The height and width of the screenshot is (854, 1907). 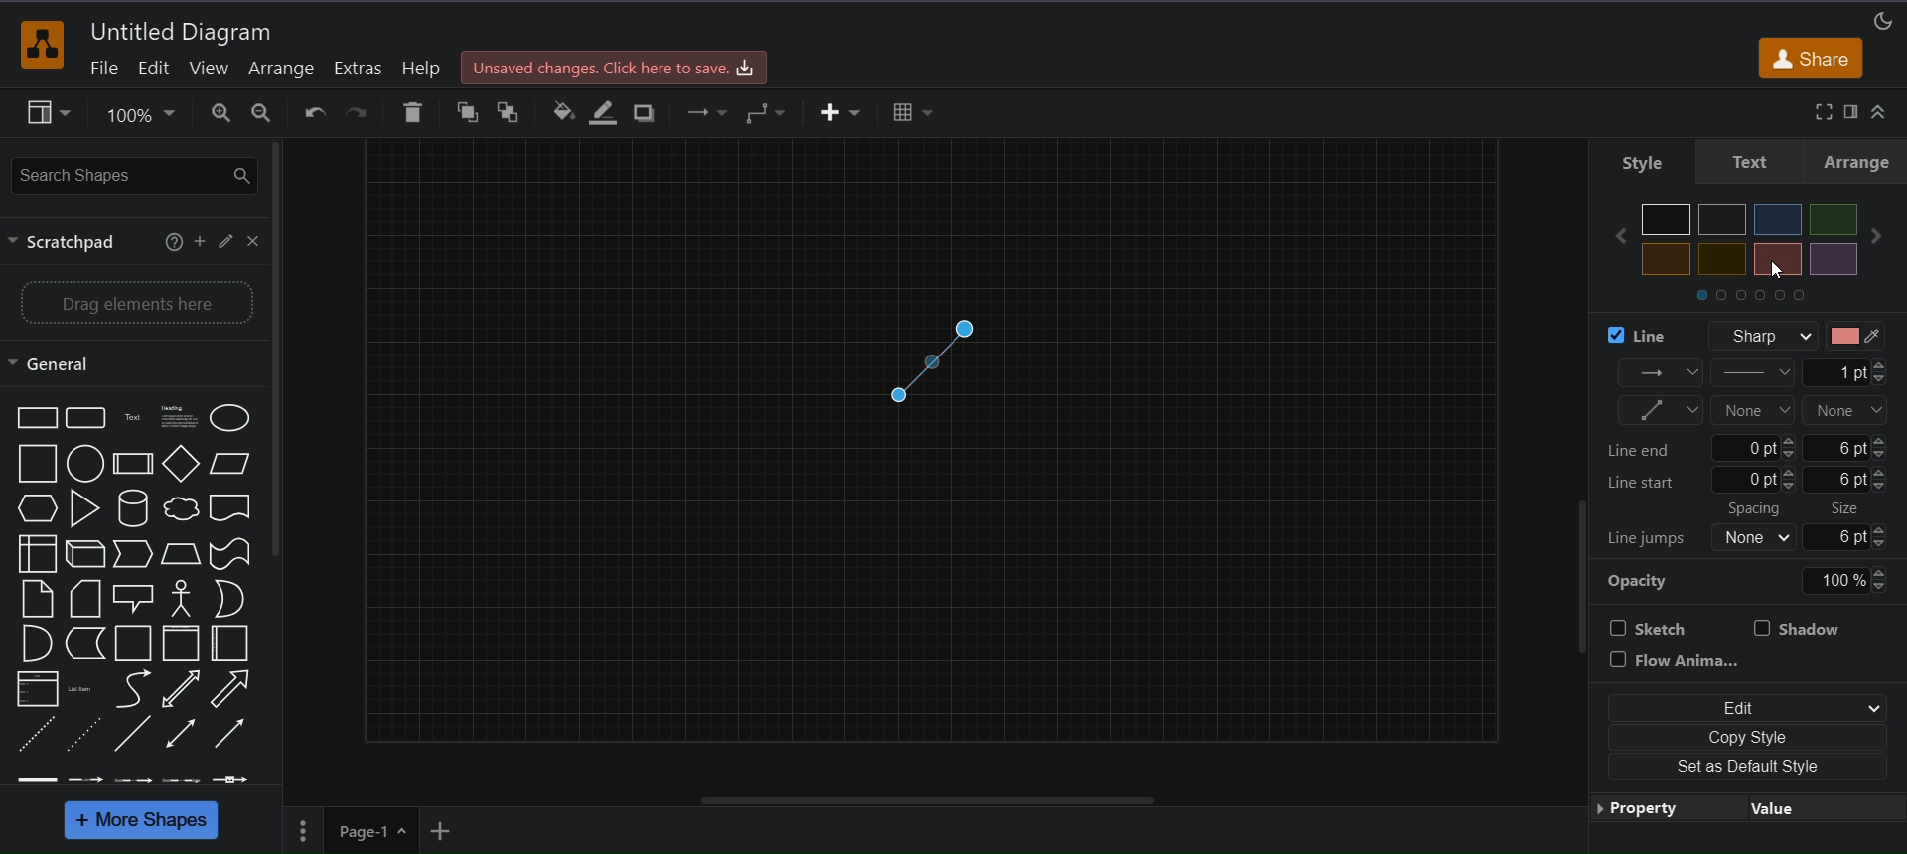 What do you see at coordinates (1881, 21) in the screenshot?
I see `appearance` at bounding box center [1881, 21].